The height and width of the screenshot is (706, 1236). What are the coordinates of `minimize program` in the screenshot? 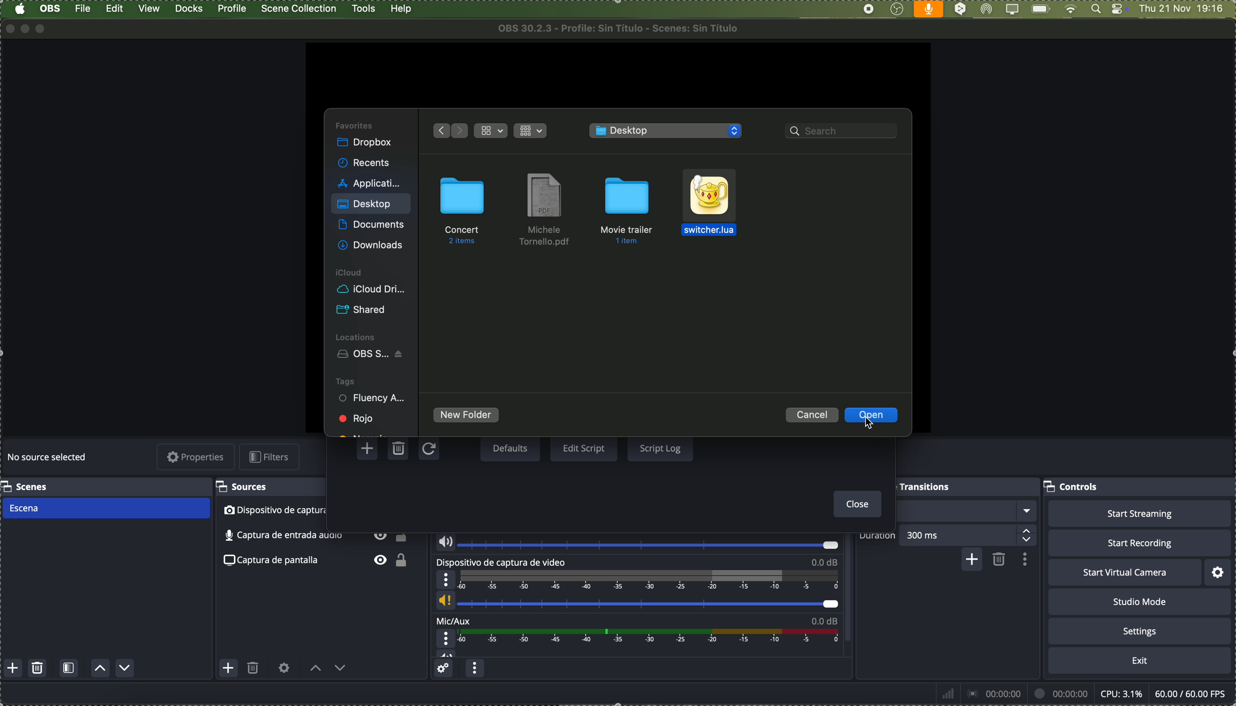 It's located at (26, 28).